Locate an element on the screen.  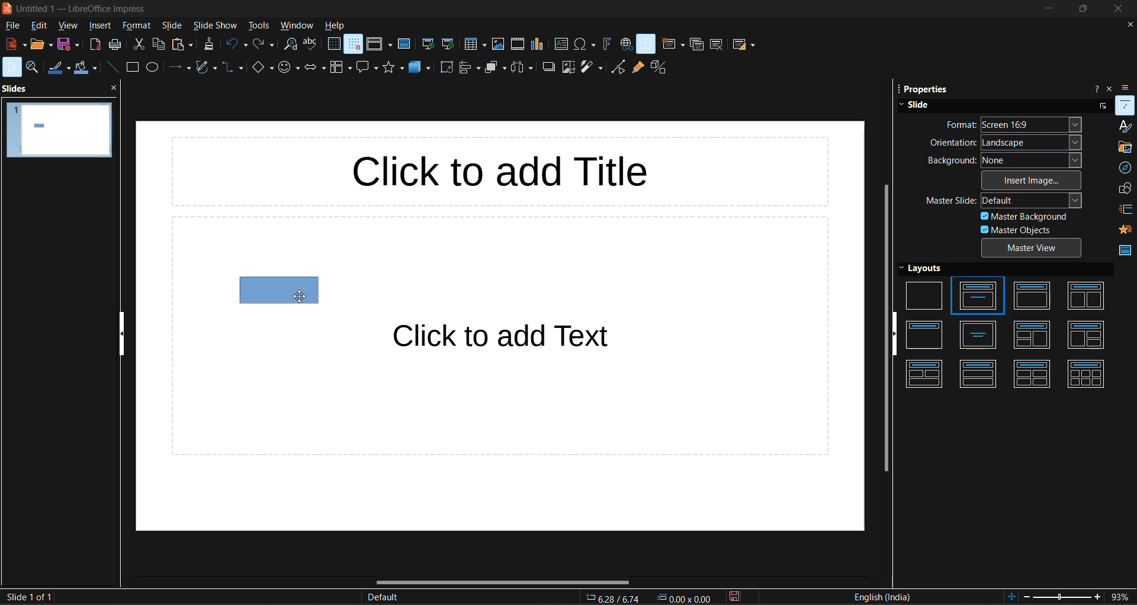
filter is located at coordinates (591, 68).